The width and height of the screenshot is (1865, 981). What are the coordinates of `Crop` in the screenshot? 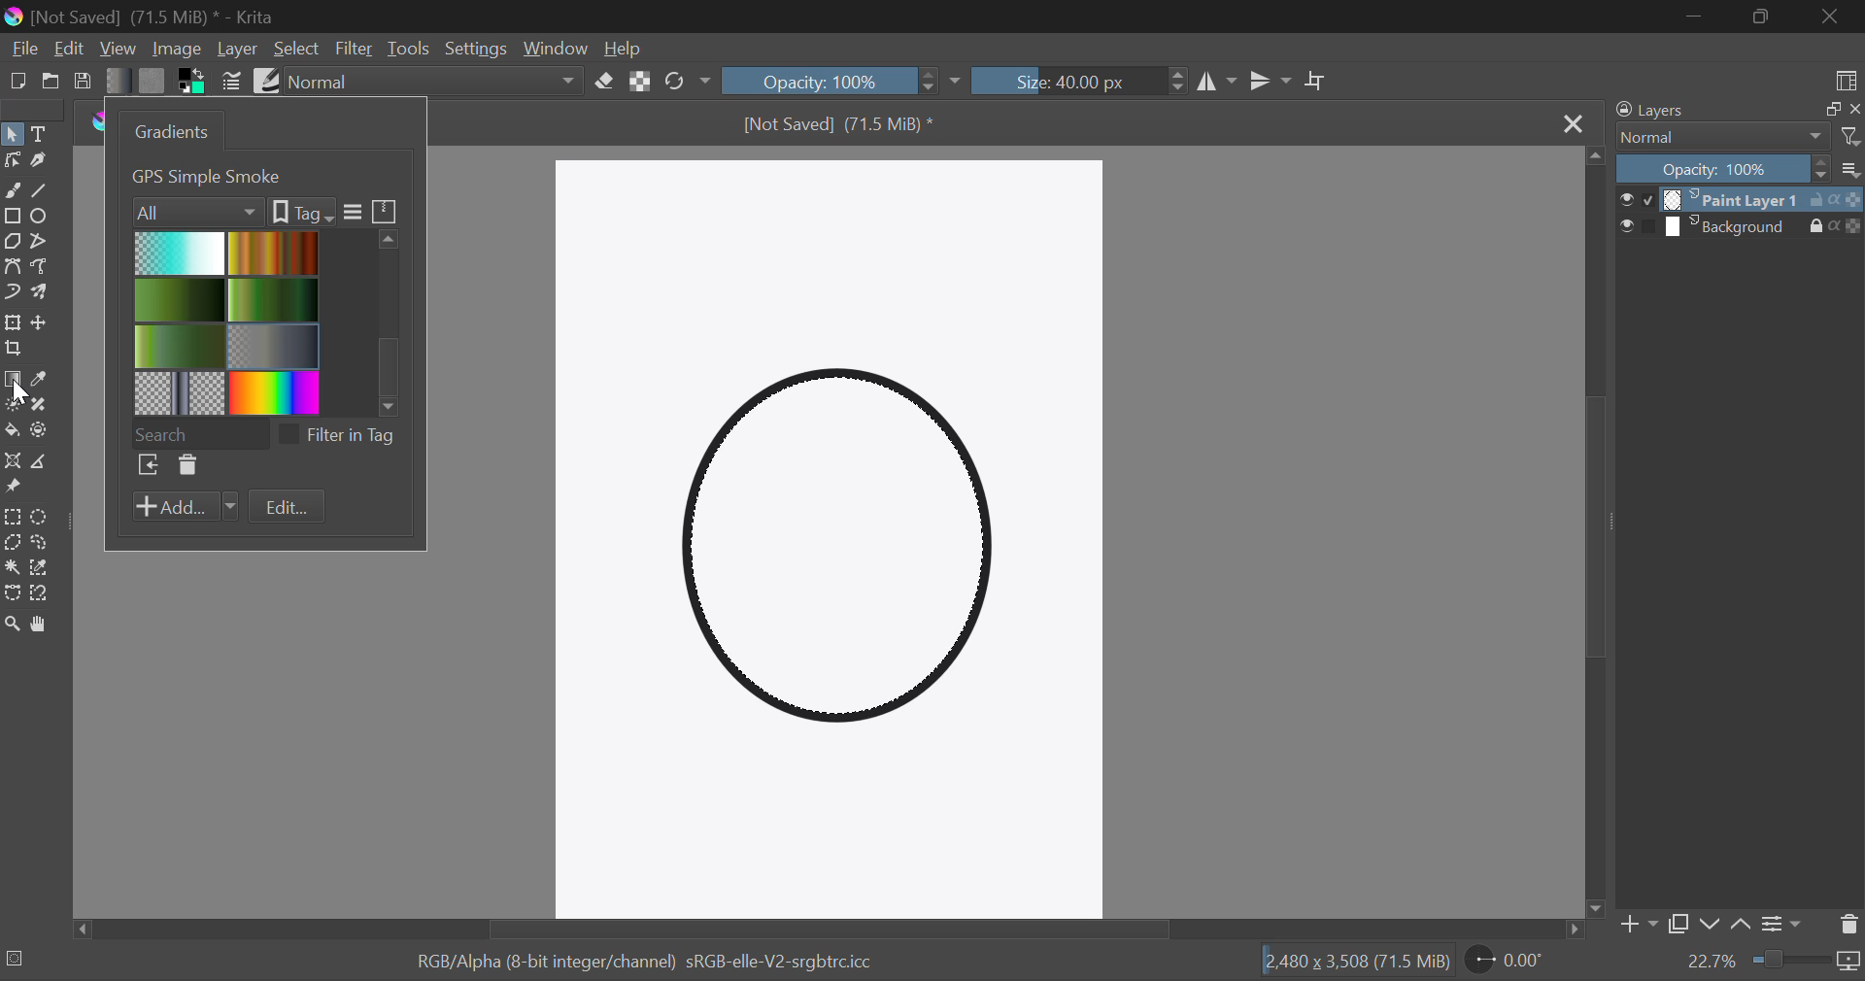 It's located at (1316, 82).